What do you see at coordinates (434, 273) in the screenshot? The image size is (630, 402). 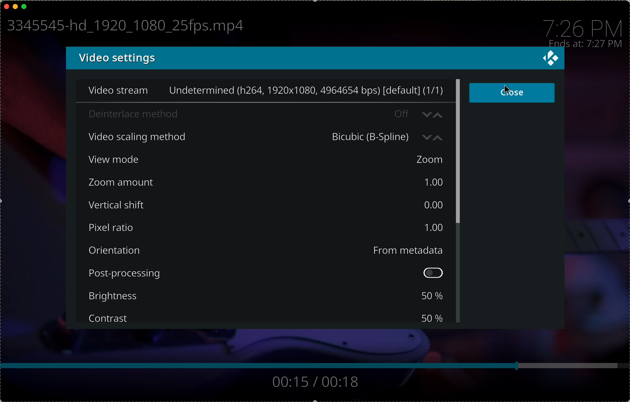 I see `toggle` at bounding box center [434, 273].